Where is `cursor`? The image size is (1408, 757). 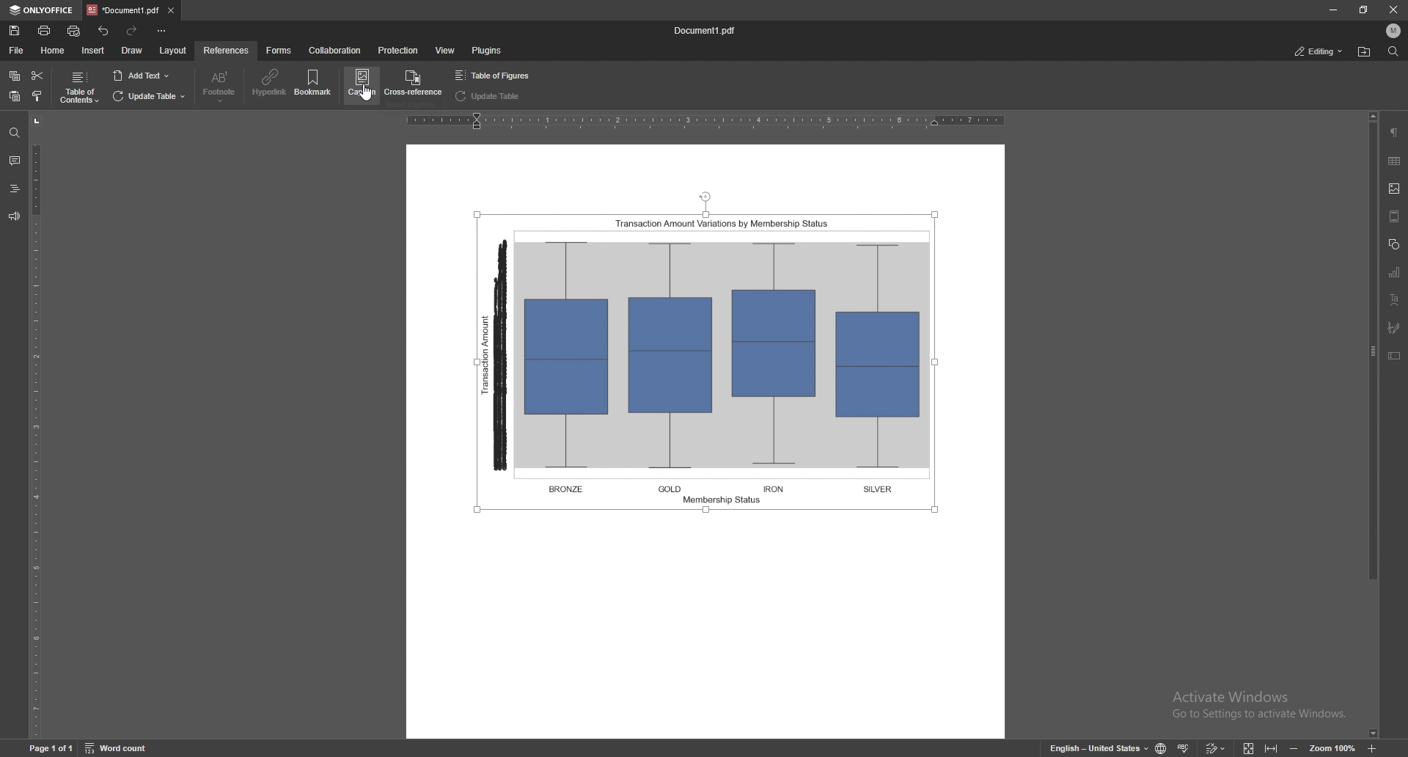 cursor is located at coordinates (368, 104).